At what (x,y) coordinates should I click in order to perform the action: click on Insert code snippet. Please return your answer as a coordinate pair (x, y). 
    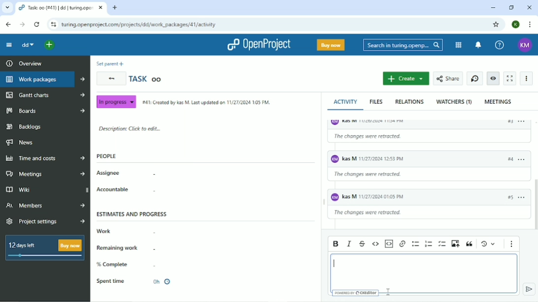
    Looking at the image, I should click on (389, 244).